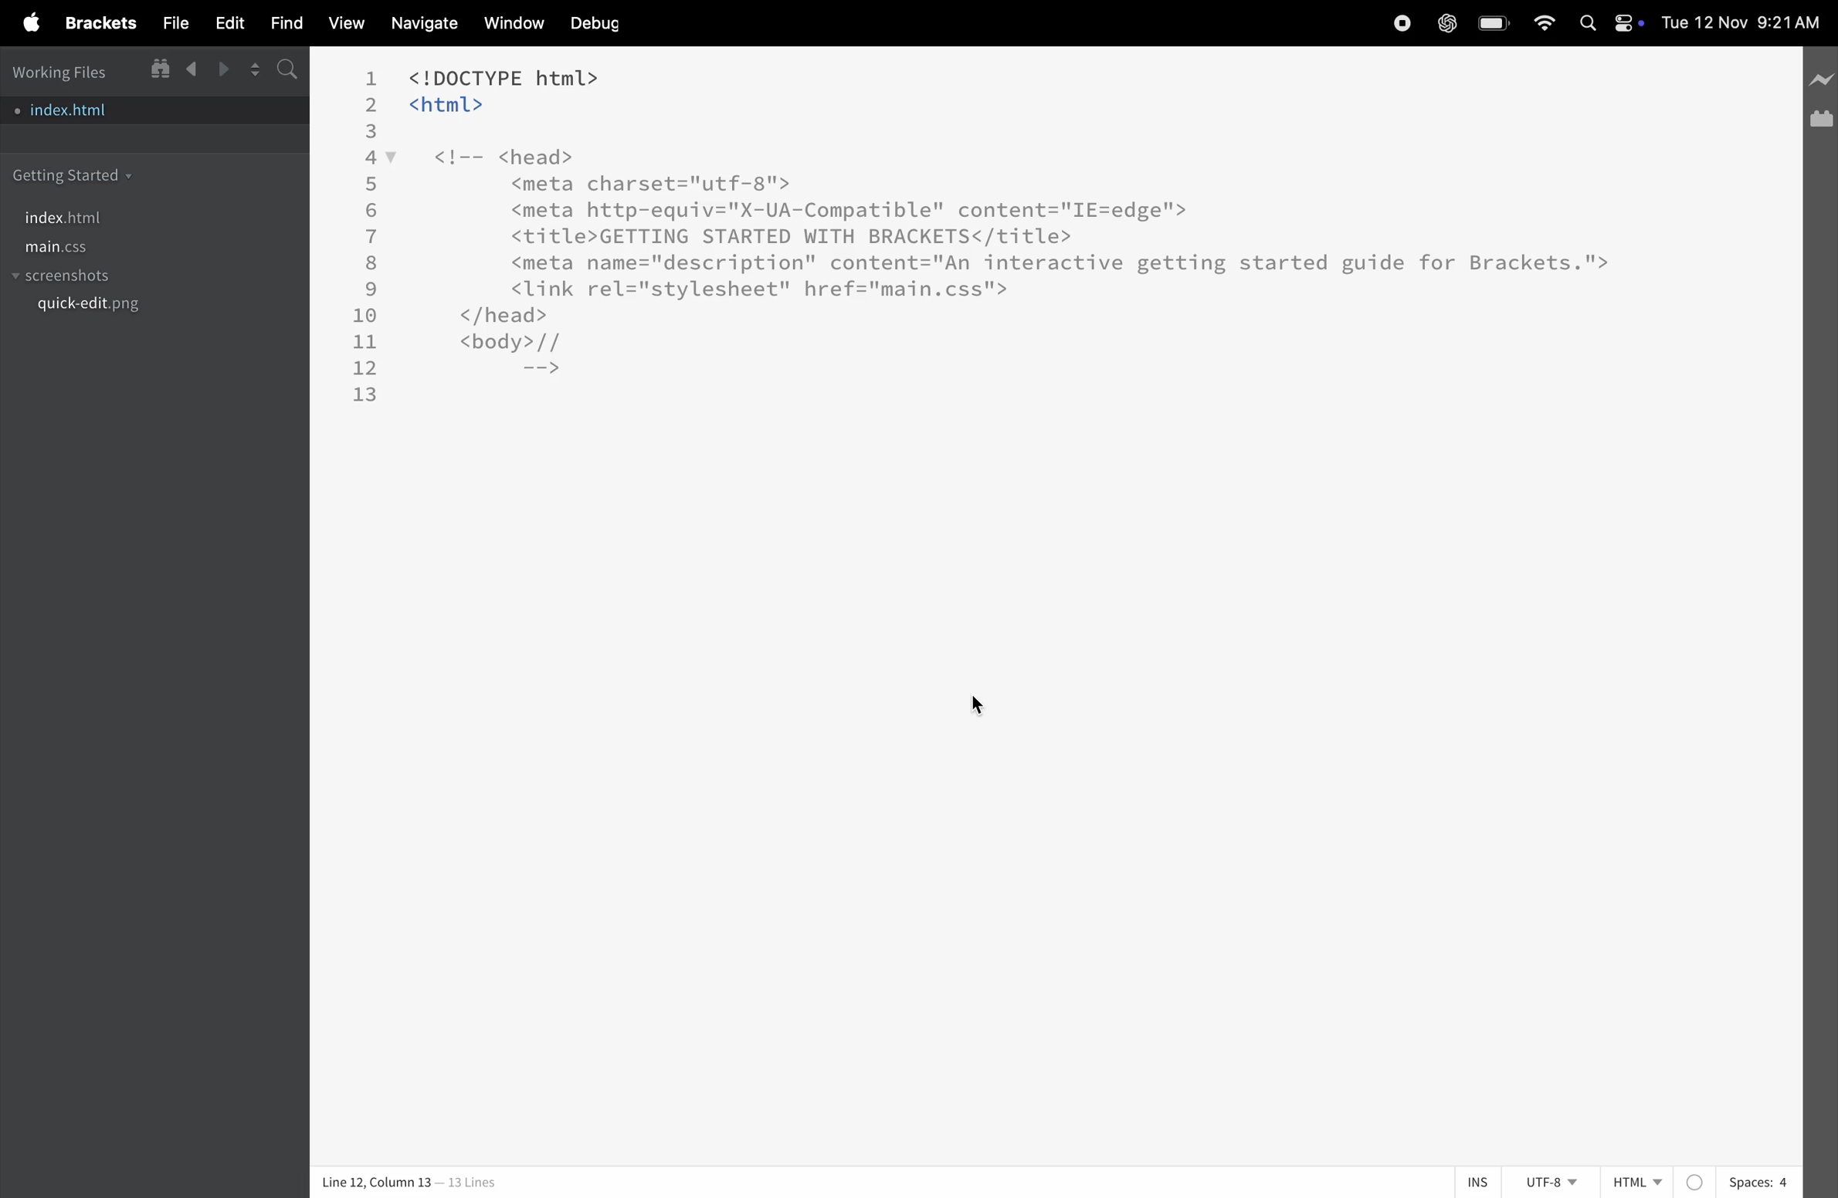  What do you see at coordinates (421, 25) in the screenshot?
I see `navigate` at bounding box center [421, 25].